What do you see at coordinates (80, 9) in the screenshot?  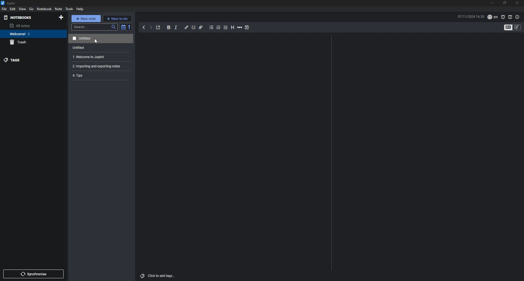 I see `HELP` at bounding box center [80, 9].